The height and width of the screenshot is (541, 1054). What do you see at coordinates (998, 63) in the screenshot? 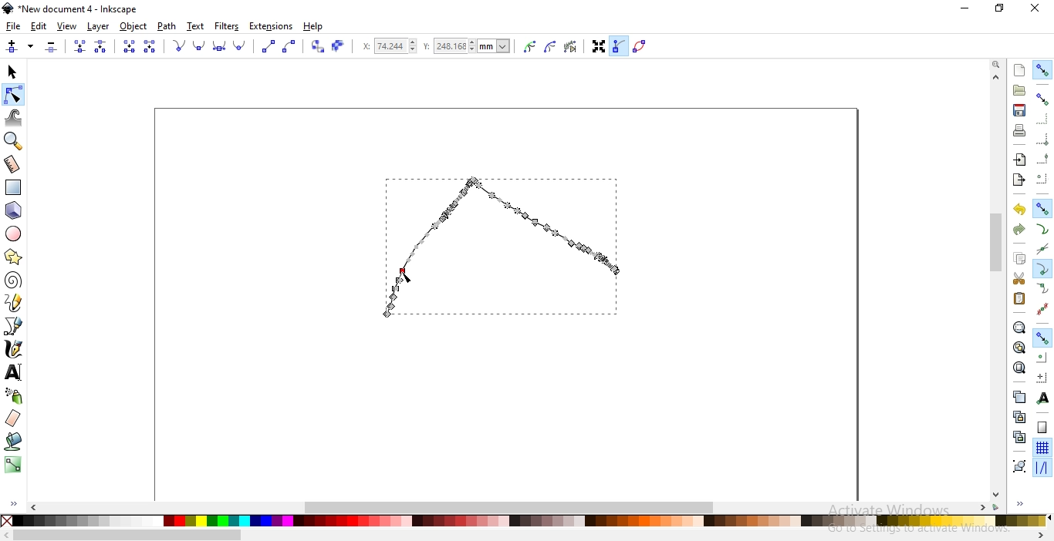
I see `zoom` at bounding box center [998, 63].